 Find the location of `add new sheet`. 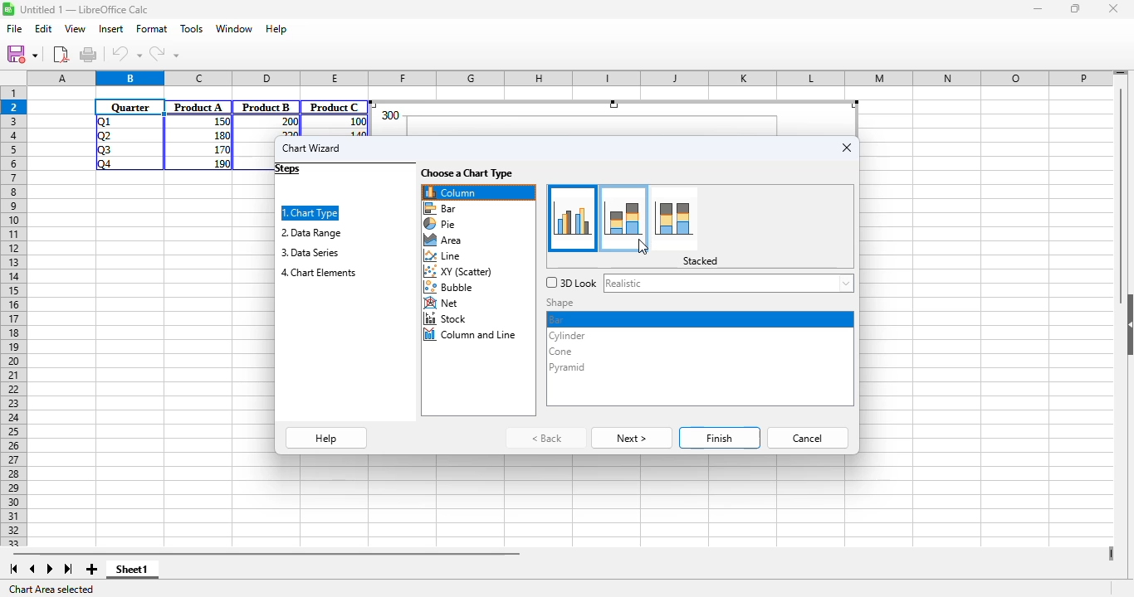

add new sheet is located at coordinates (90, 569).